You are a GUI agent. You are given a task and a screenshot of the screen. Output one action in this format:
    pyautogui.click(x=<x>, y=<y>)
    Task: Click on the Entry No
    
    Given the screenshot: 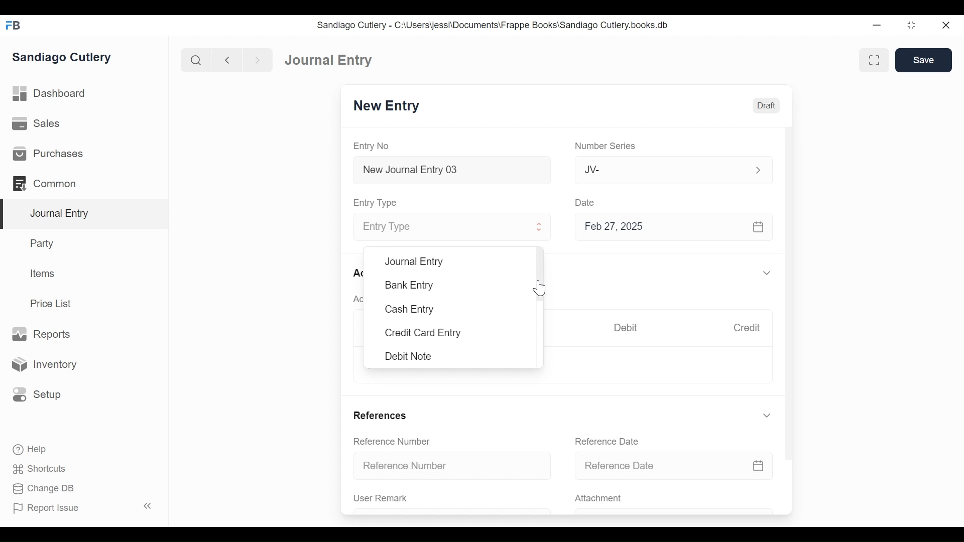 What is the action you would take?
    pyautogui.click(x=371, y=146)
    